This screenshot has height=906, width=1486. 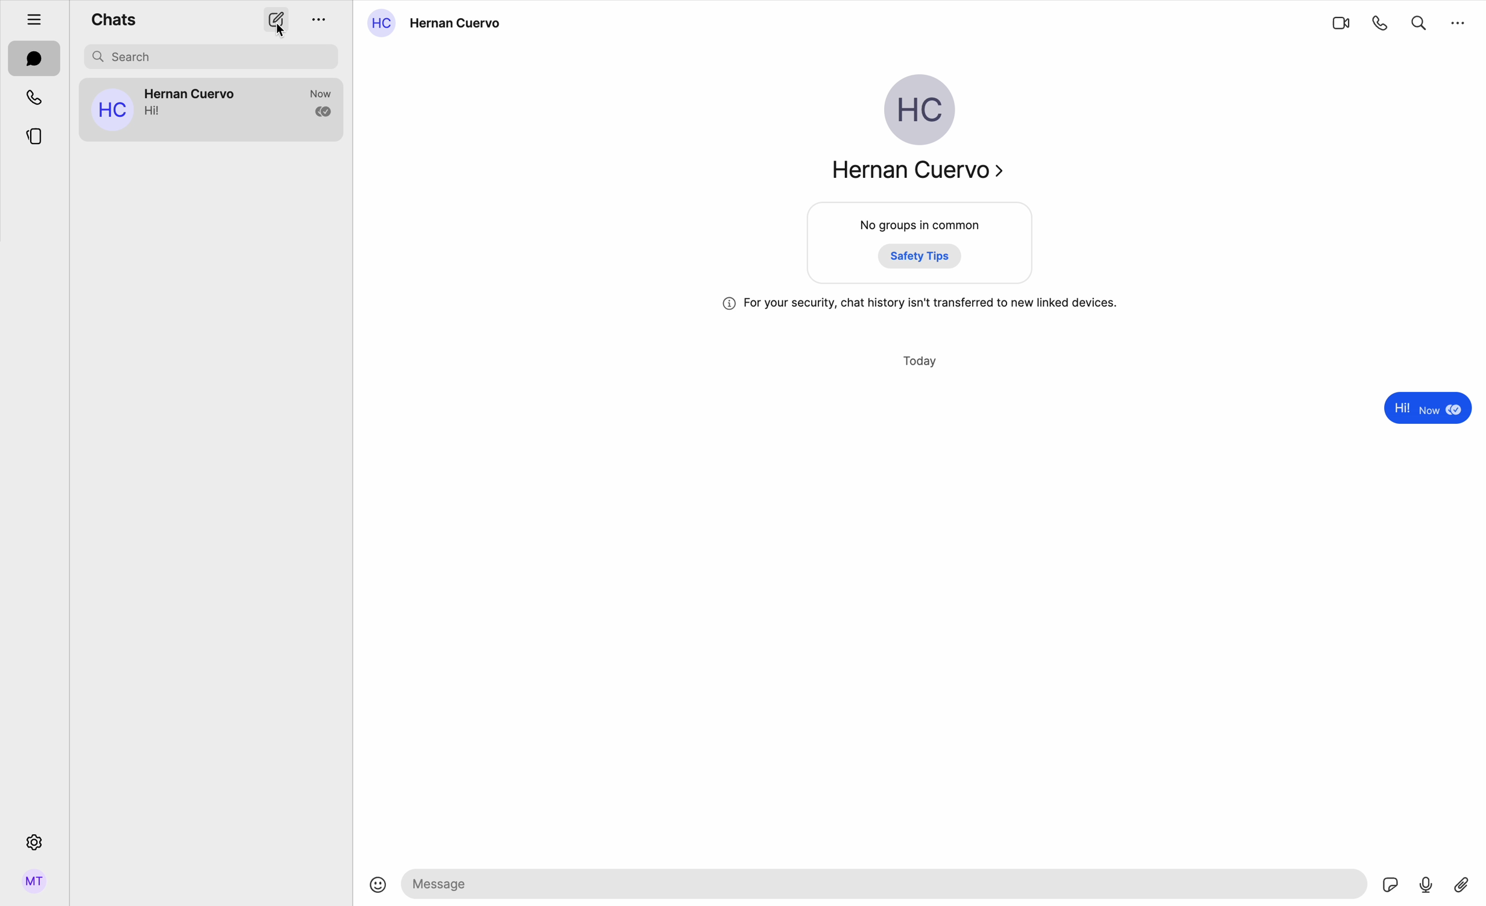 I want to click on call, so click(x=1381, y=22).